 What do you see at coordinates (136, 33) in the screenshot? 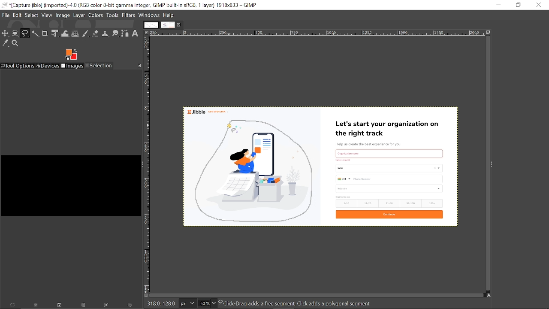
I see `Text tool` at bounding box center [136, 33].